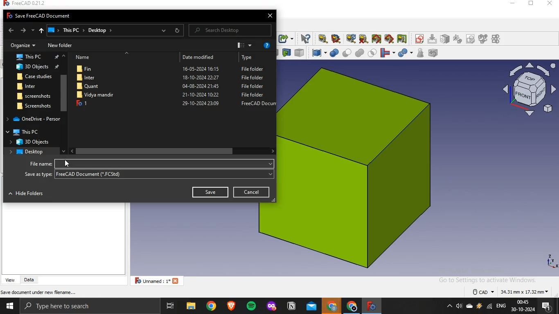 This screenshot has width=559, height=314. Describe the element at coordinates (285, 38) in the screenshot. I see `make sublink` at that location.